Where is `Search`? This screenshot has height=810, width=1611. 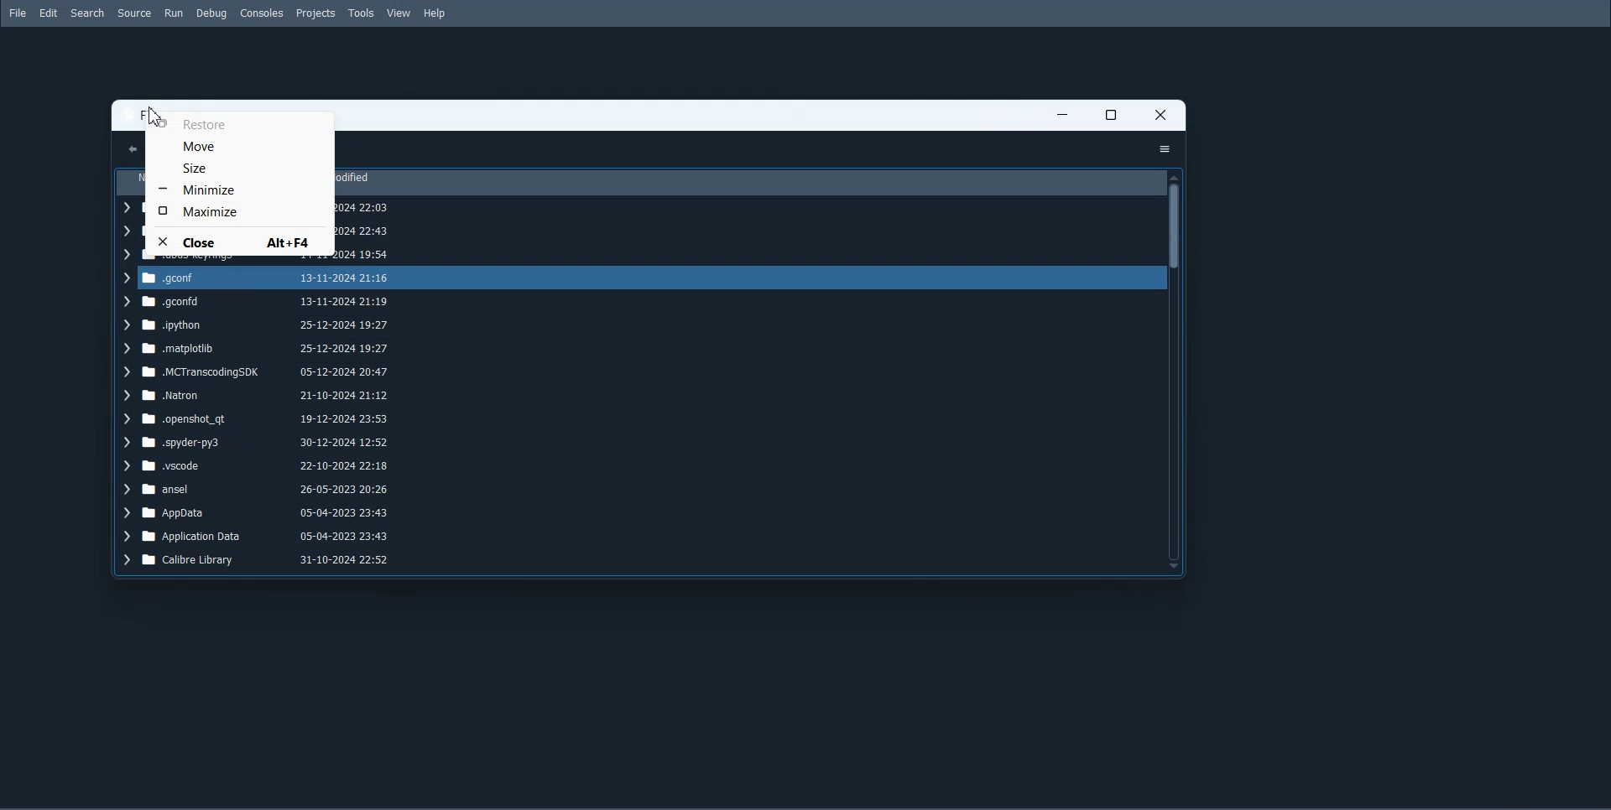
Search is located at coordinates (87, 13).